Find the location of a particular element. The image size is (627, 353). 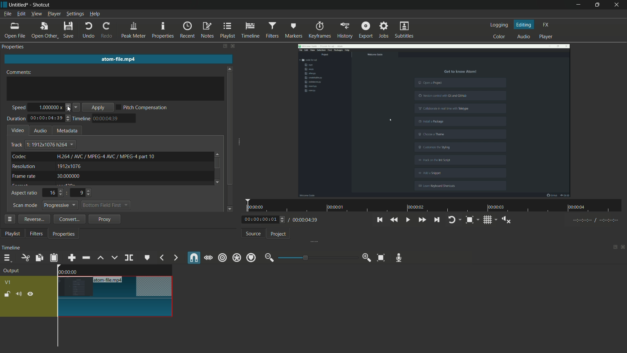

bottom field first is located at coordinates (103, 206).